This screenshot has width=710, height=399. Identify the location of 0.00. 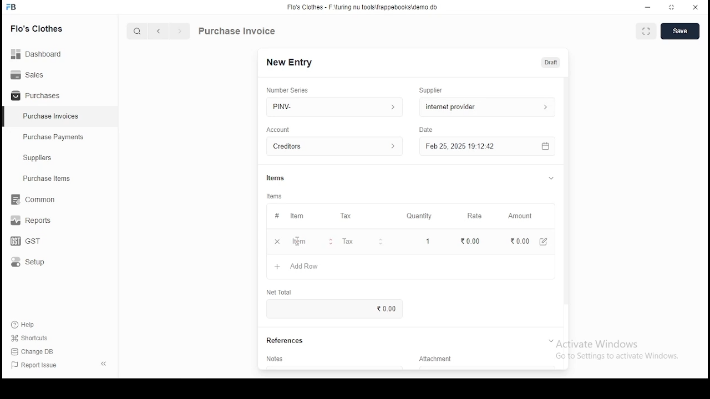
(518, 241).